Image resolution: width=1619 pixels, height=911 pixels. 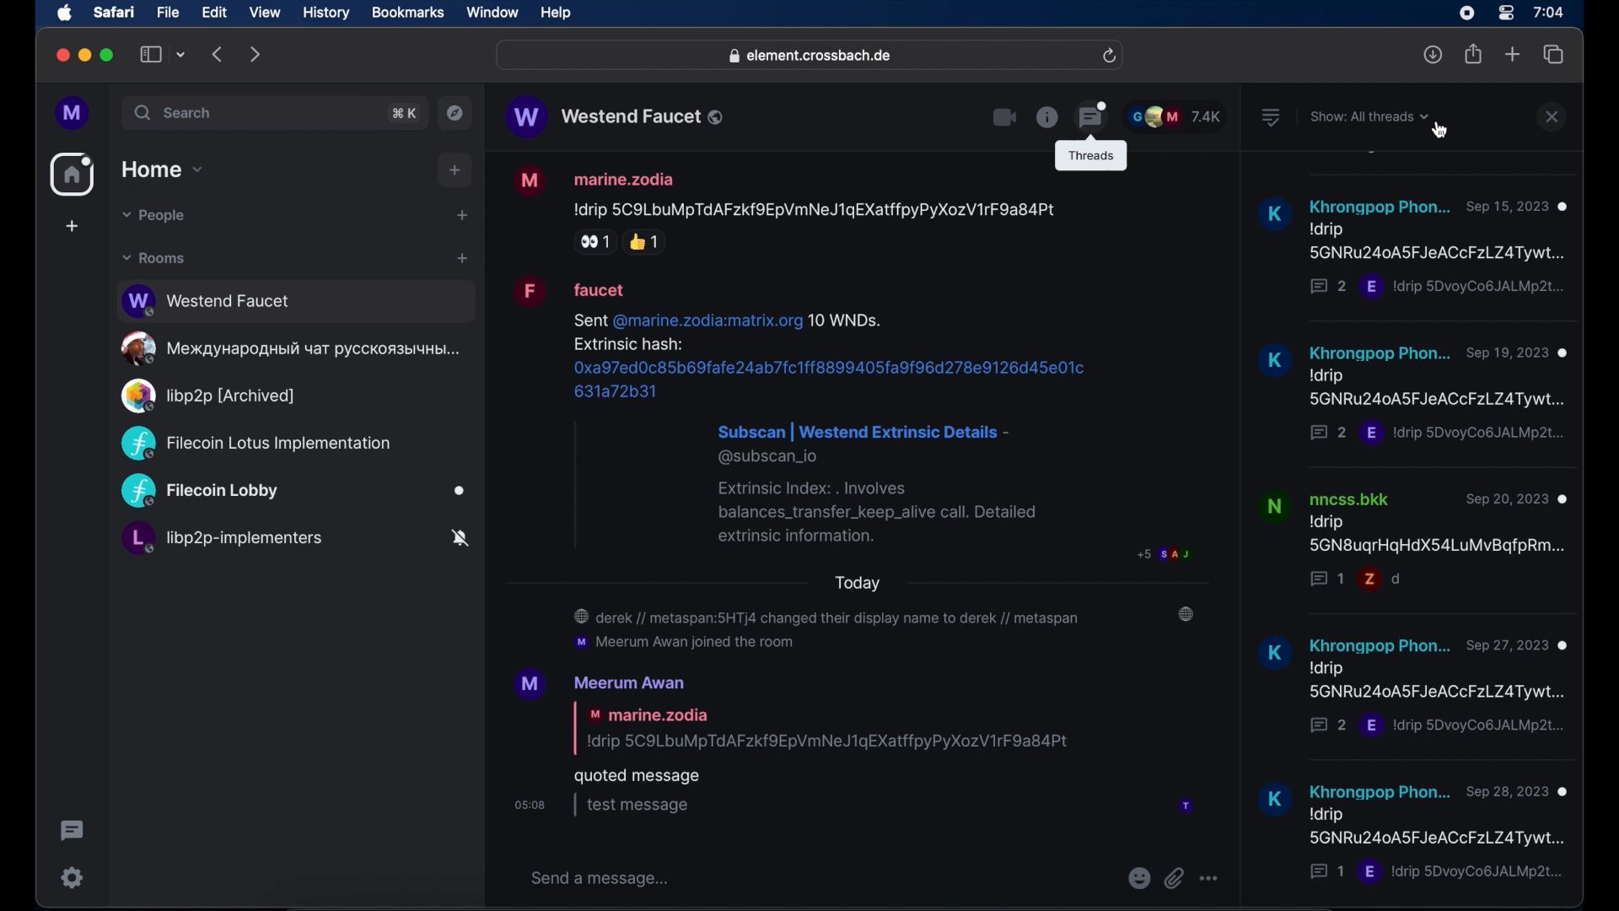 I want to click on tab group picker, so click(x=183, y=55).